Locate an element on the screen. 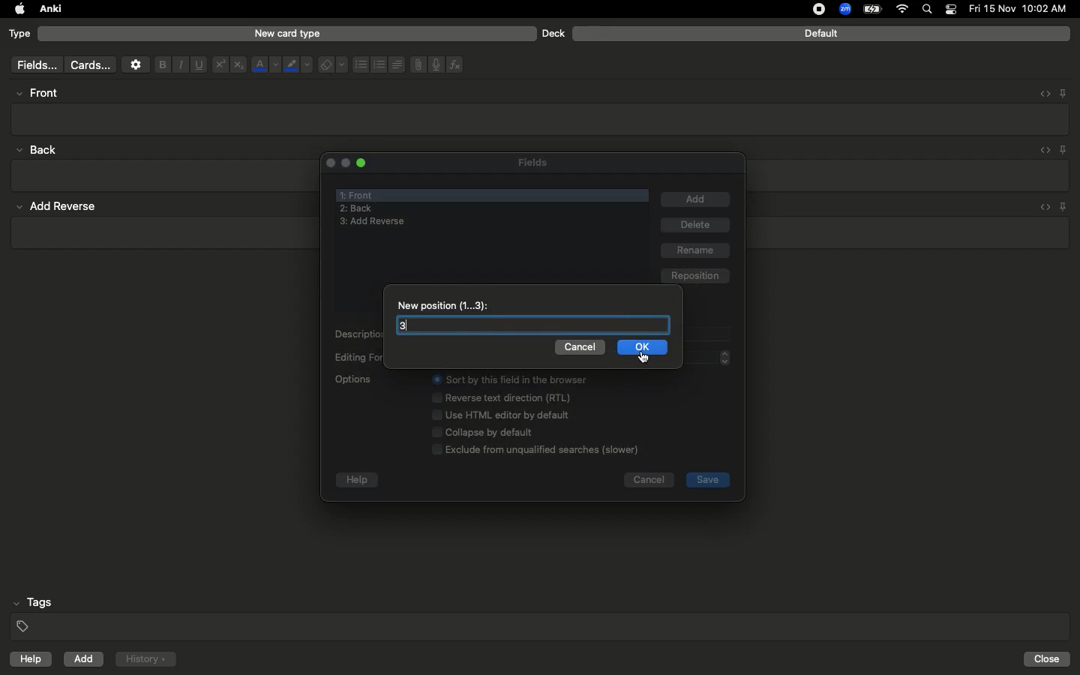  Delete is located at coordinates (697, 226).